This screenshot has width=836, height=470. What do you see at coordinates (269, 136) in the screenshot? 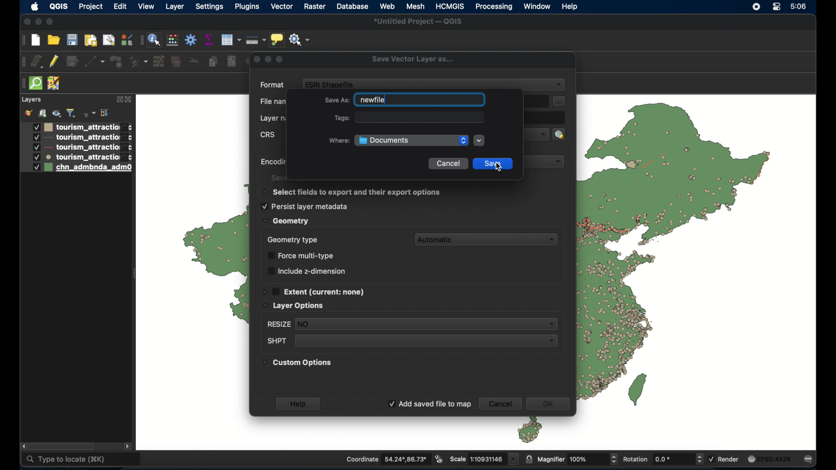
I see `crs` at bounding box center [269, 136].